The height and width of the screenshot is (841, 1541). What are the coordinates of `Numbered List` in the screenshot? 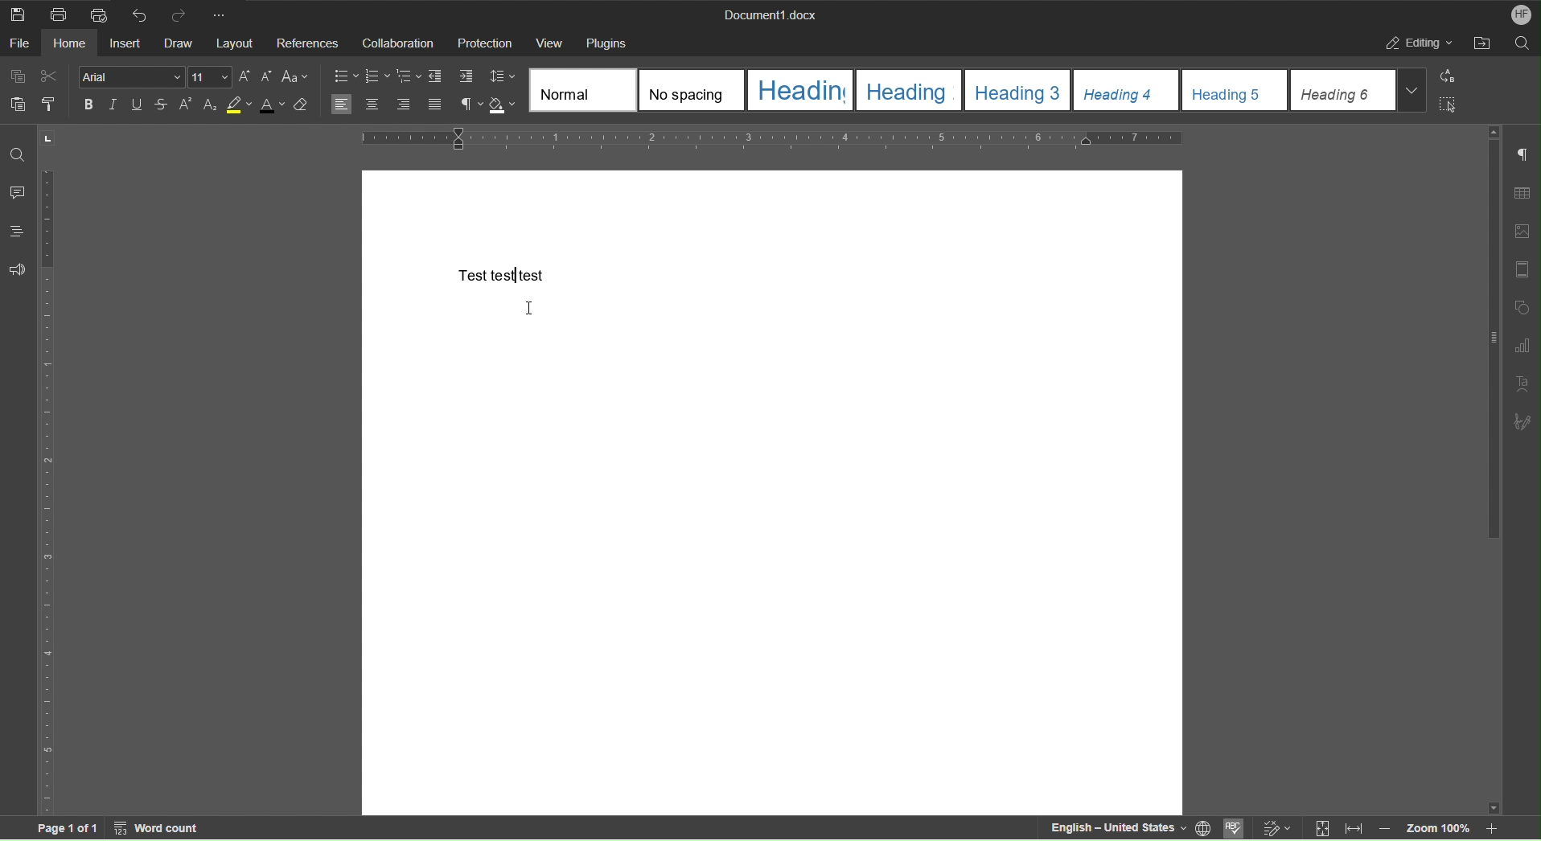 It's located at (376, 76).